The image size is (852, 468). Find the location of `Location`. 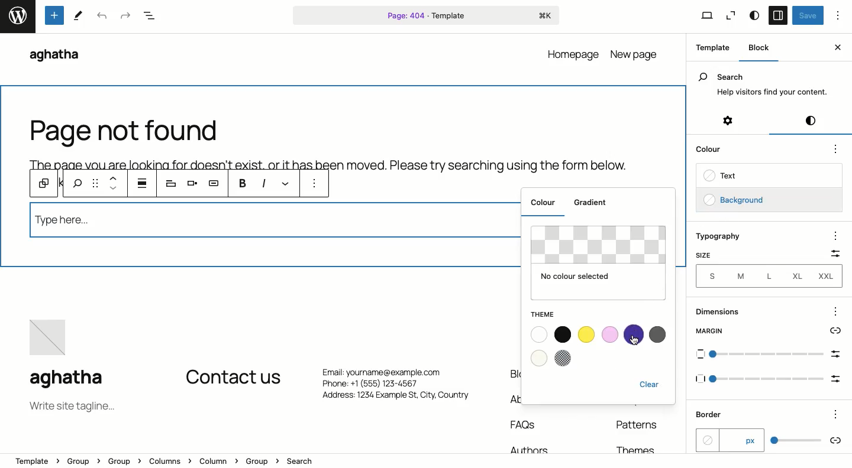

Location is located at coordinates (427, 462).